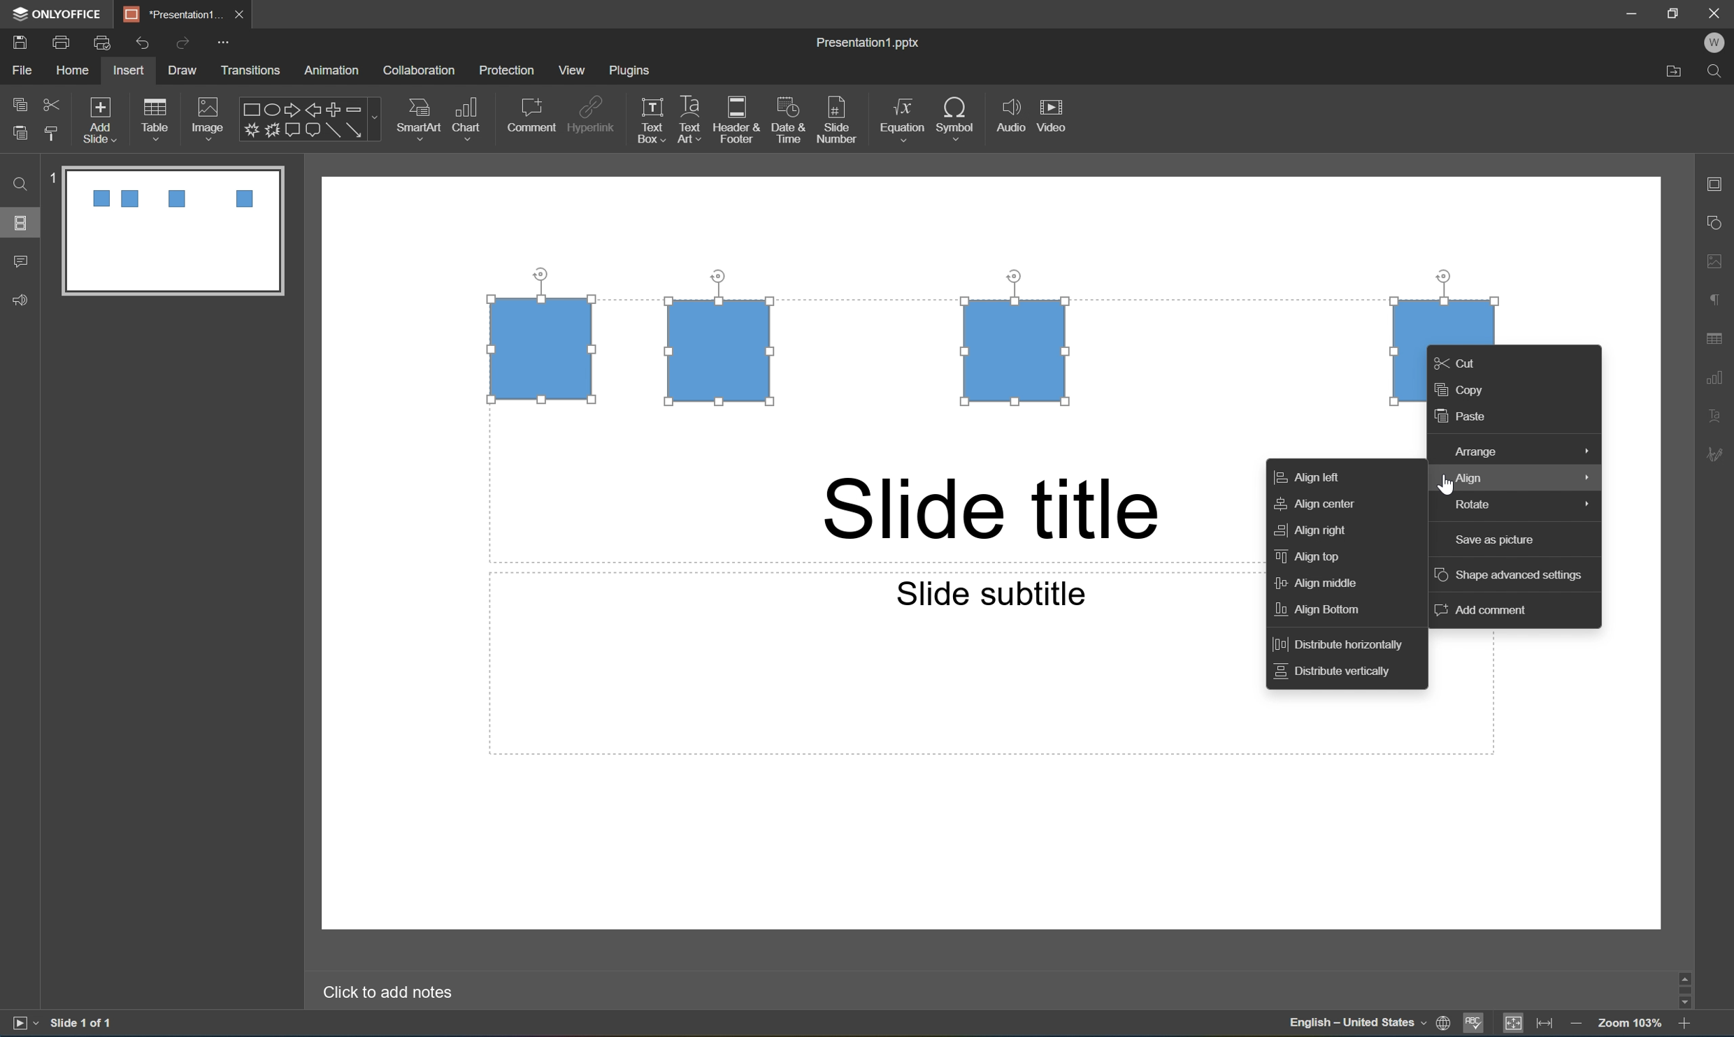 The image size is (1734, 1037). Describe the element at coordinates (991, 509) in the screenshot. I see `slide title` at that location.